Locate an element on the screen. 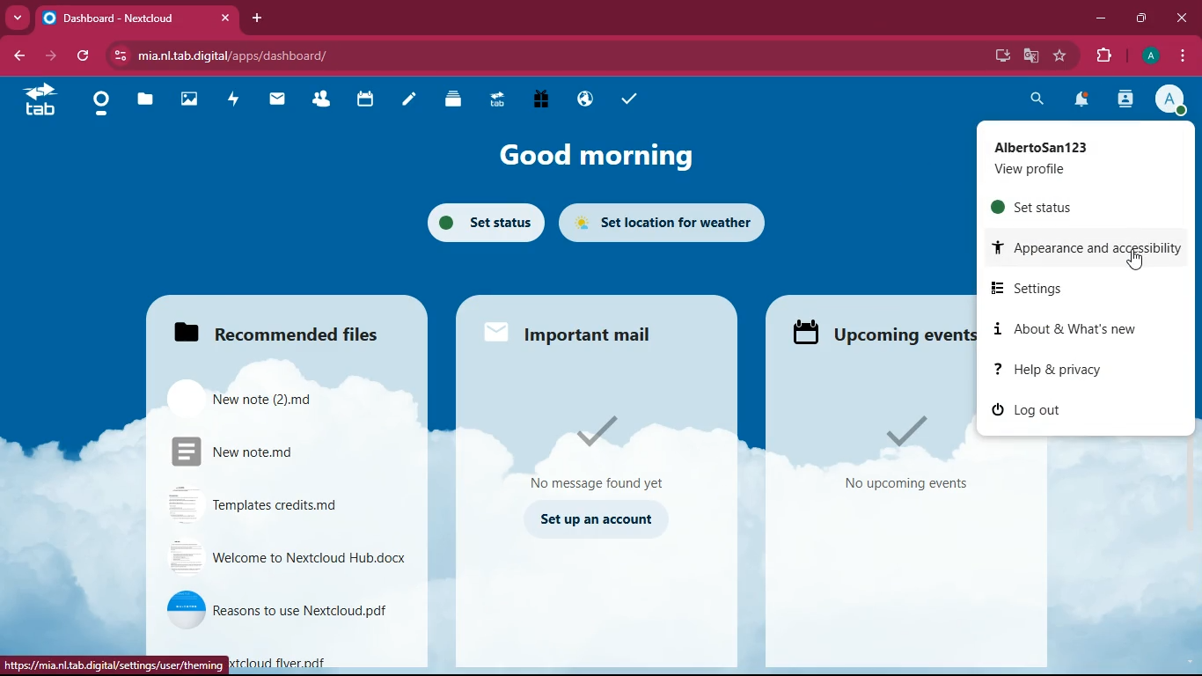 The width and height of the screenshot is (1202, 676). file is located at coordinates (285, 560).